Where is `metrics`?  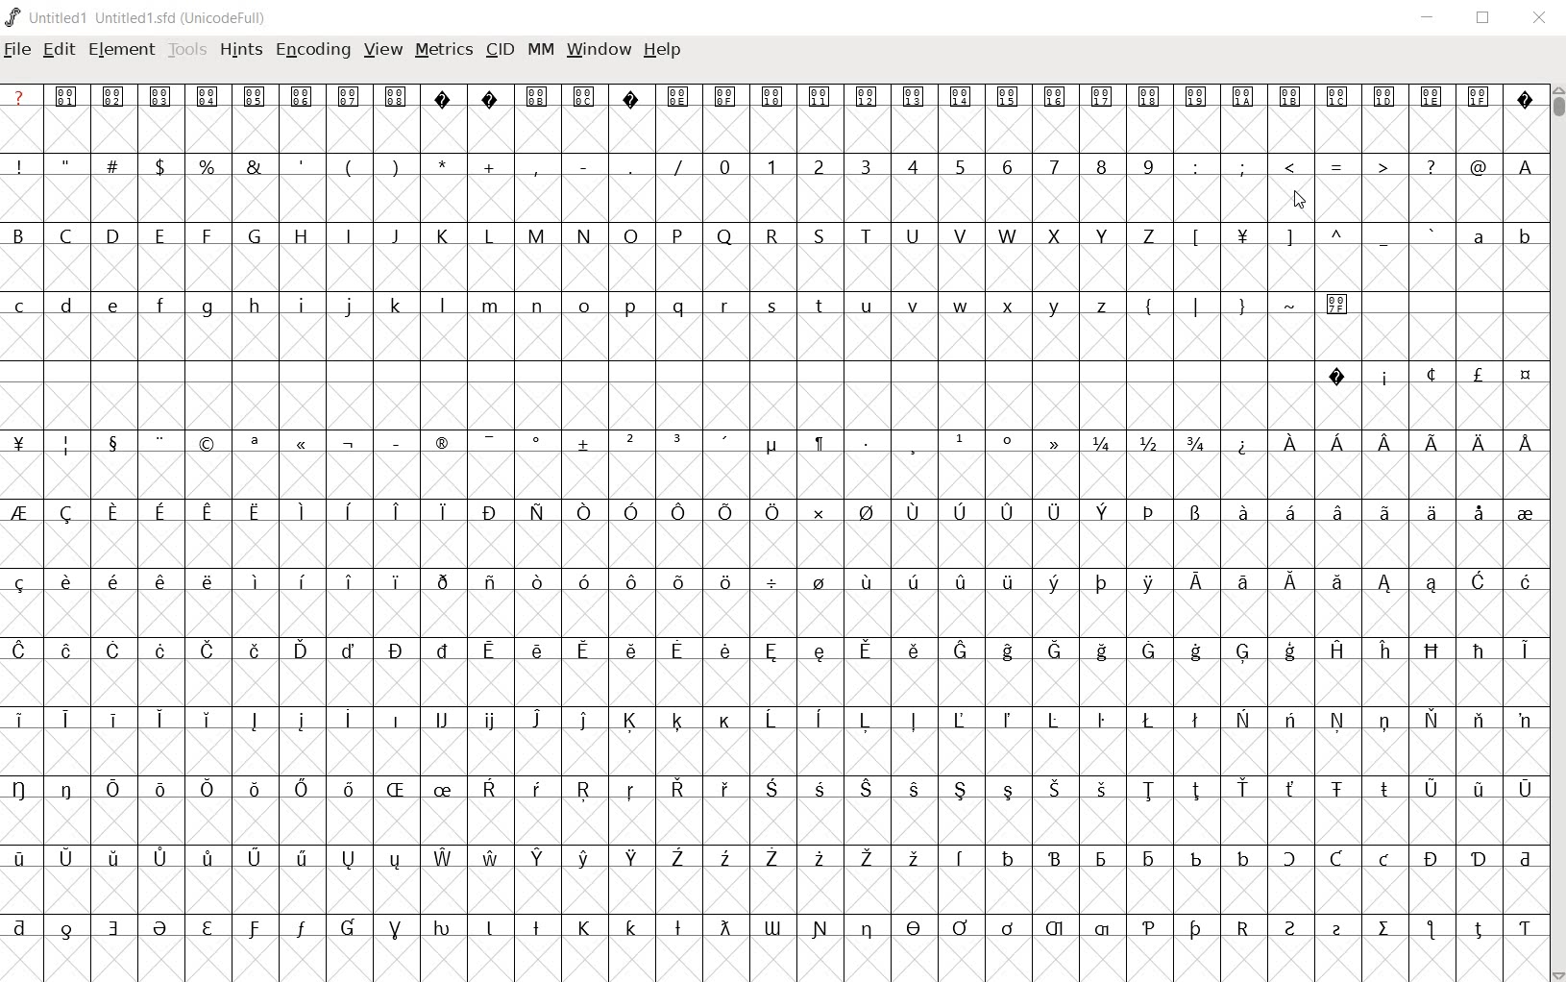
metrics is located at coordinates (444, 51).